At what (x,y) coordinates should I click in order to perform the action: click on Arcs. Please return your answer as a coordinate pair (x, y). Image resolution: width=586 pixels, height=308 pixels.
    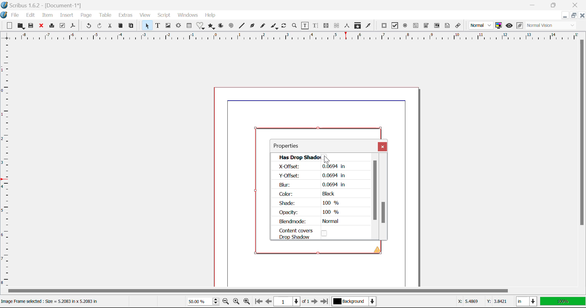
    Looking at the image, I should click on (220, 27).